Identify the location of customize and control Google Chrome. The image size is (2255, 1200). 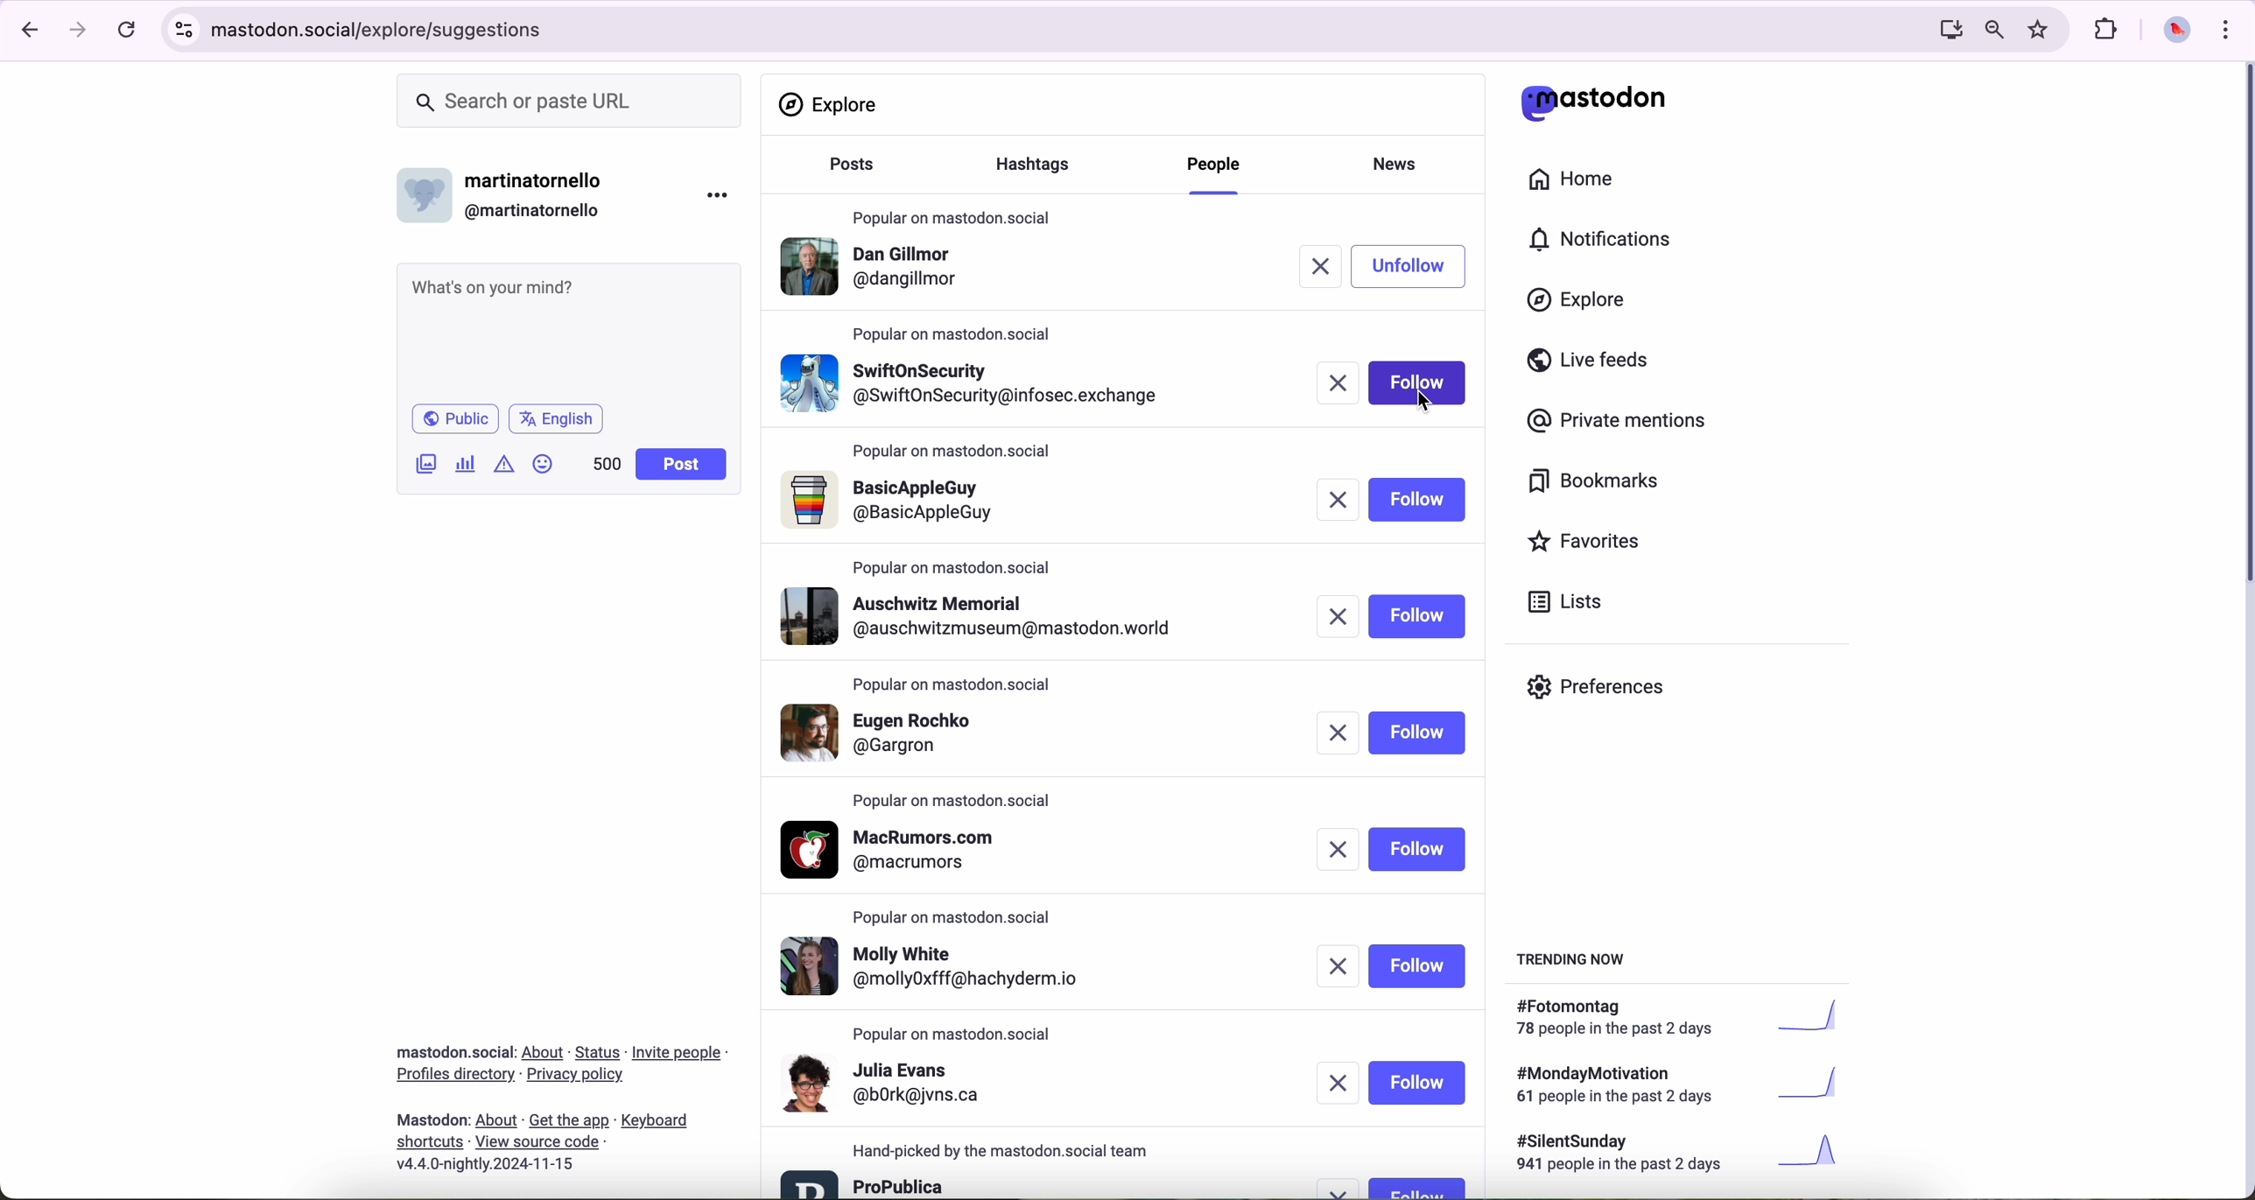
(2223, 29).